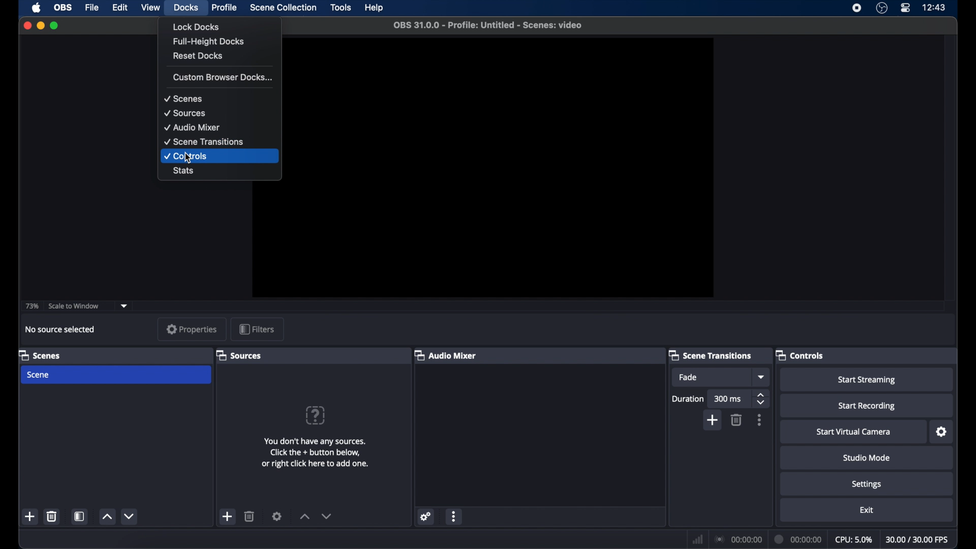 Image resolution: width=976 pixels, height=549 pixels. What do you see at coordinates (208, 42) in the screenshot?
I see `full height docks` at bounding box center [208, 42].